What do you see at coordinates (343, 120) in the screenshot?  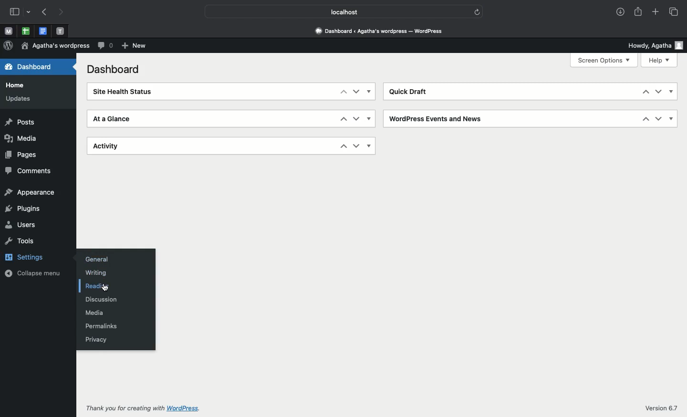 I see `Up` at bounding box center [343, 120].